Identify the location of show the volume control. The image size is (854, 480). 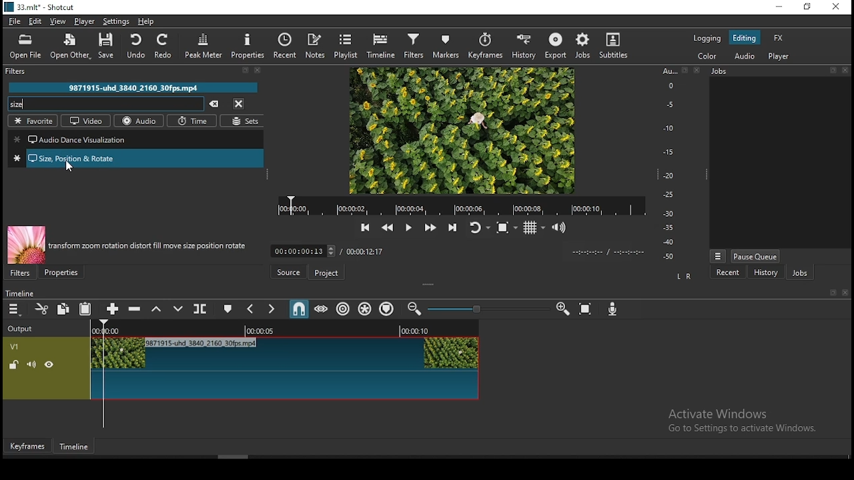
(560, 228).